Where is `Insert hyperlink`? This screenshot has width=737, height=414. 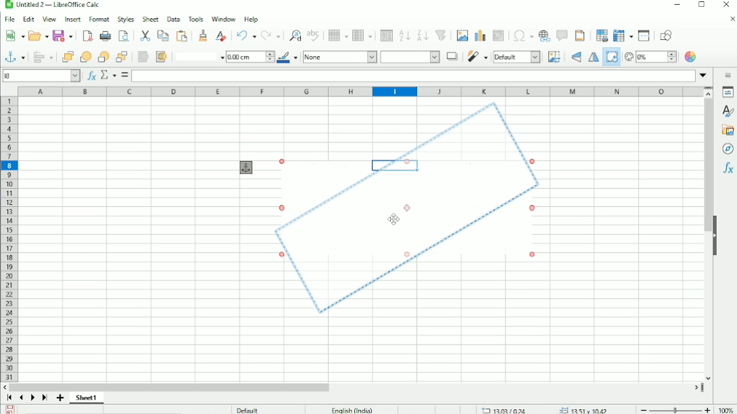
Insert hyperlink is located at coordinates (544, 36).